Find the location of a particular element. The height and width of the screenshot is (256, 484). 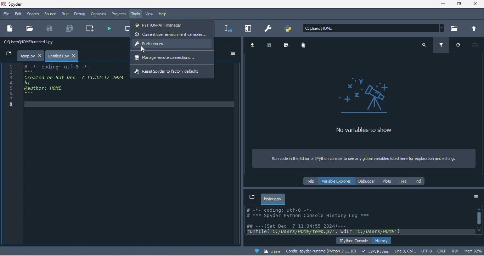

option is located at coordinates (476, 199).